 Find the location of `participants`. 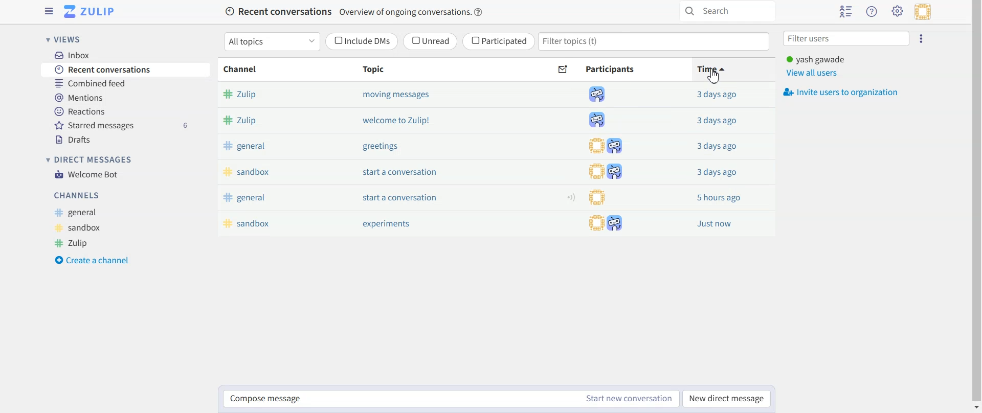

participants is located at coordinates (609, 146).